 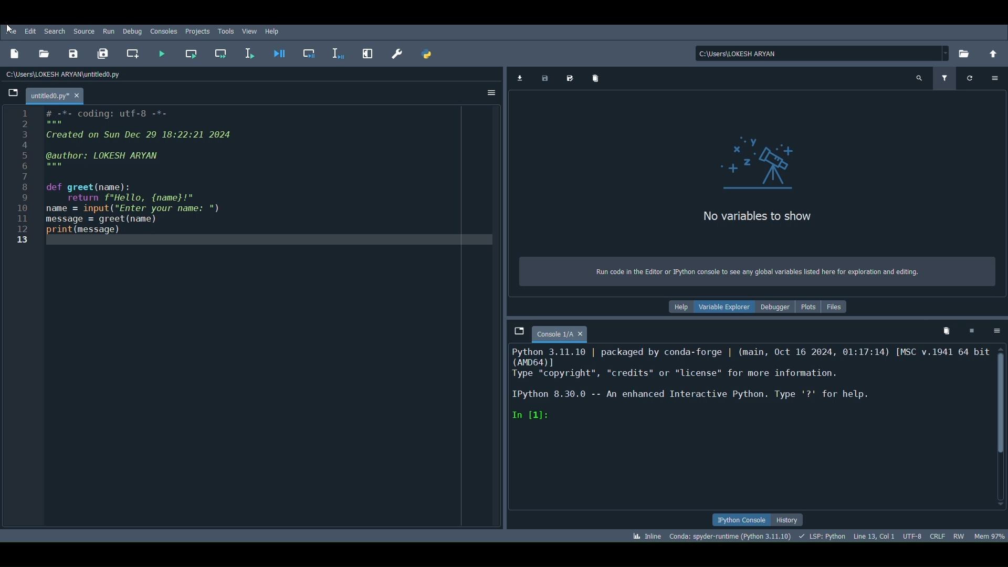 What do you see at coordinates (748, 426) in the screenshot?
I see `Console` at bounding box center [748, 426].